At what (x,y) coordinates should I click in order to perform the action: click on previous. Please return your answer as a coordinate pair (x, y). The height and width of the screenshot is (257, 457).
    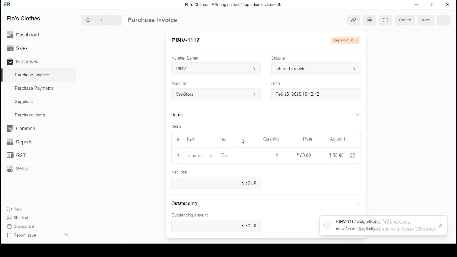
    Looking at the image, I should click on (102, 20).